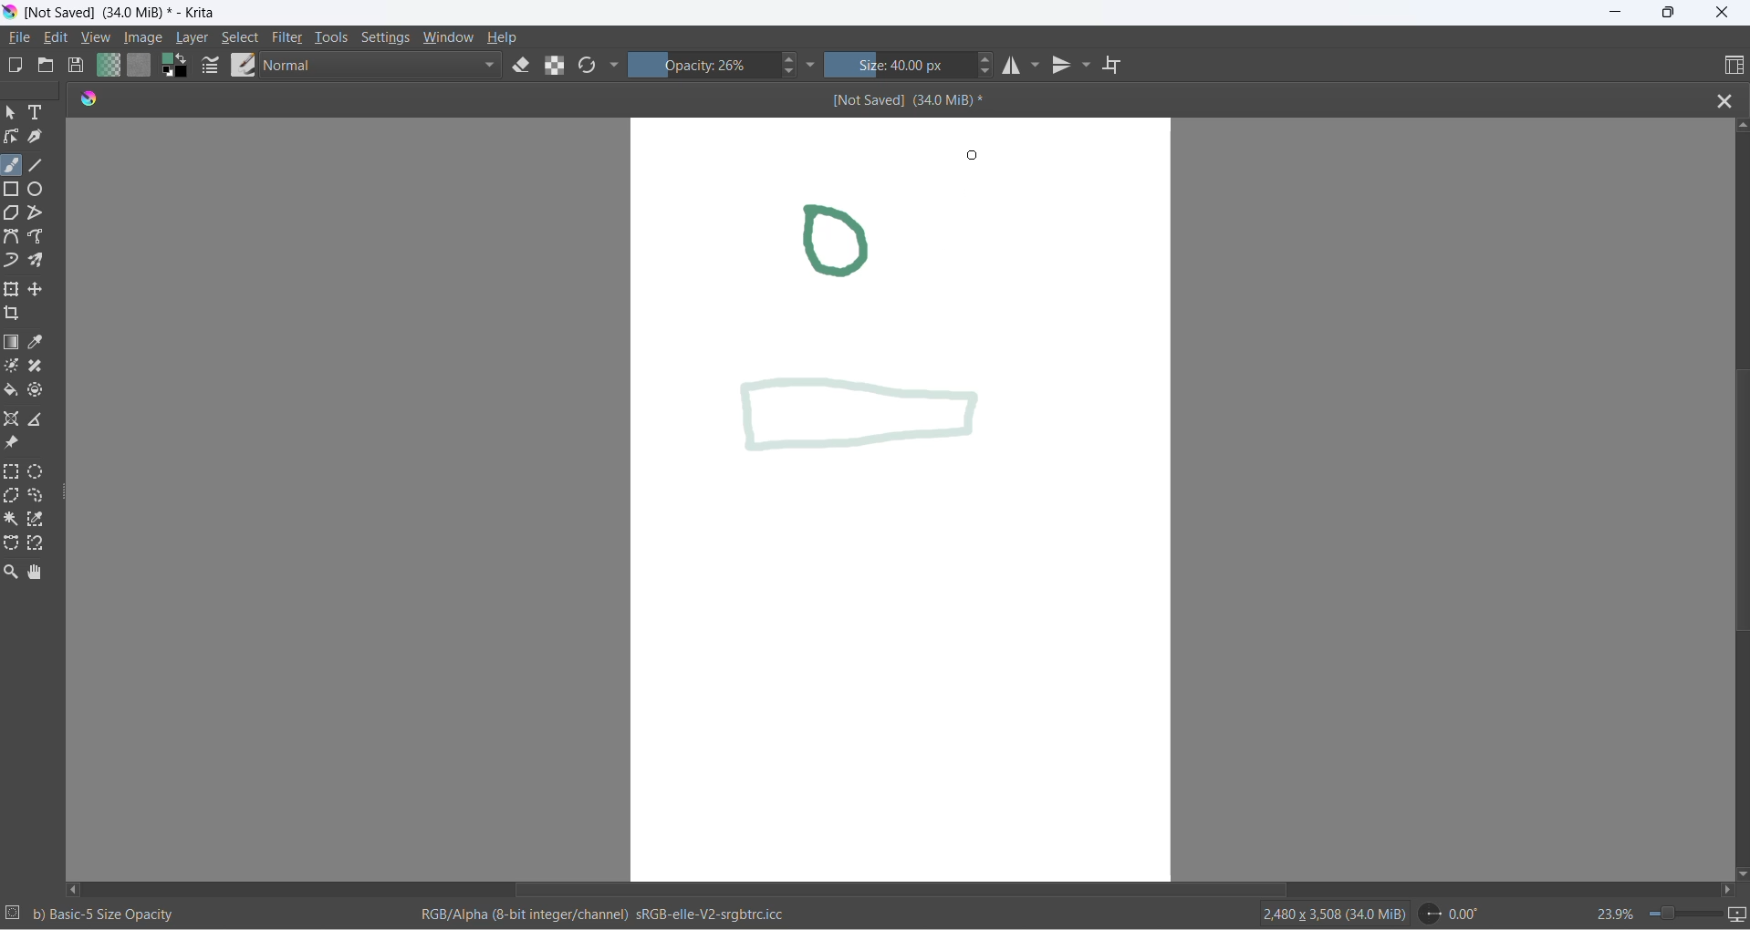  I want to click on zoom slider, so click(1684, 916).